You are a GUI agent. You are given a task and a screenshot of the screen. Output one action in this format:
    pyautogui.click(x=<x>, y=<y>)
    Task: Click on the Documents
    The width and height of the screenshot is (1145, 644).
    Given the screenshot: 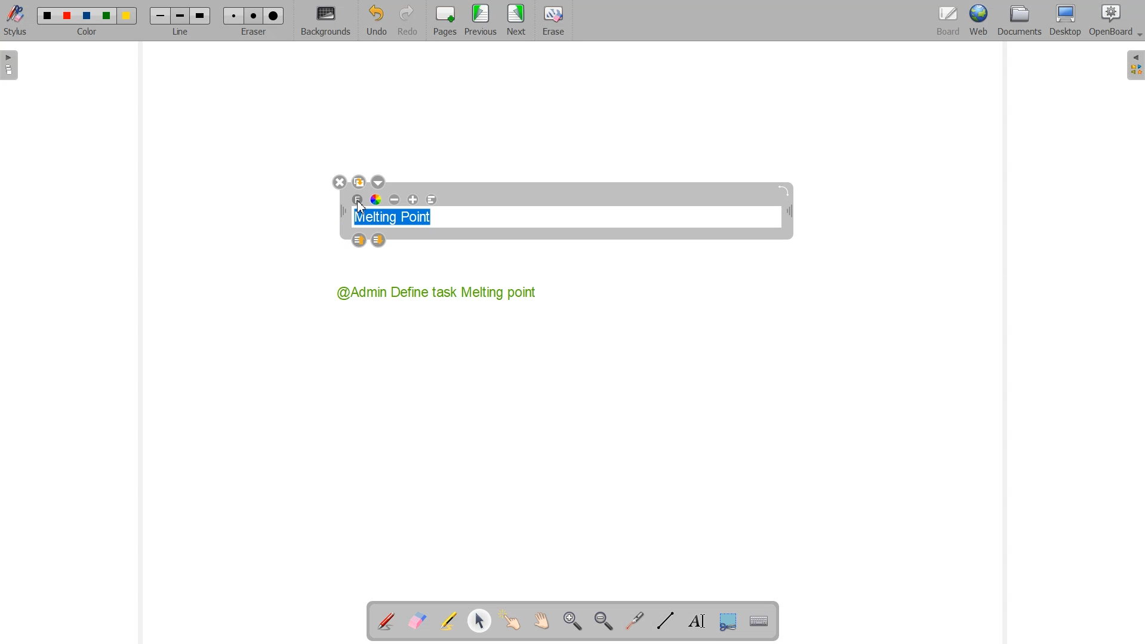 What is the action you would take?
    pyautogui.click(x=1019, y=21)
    